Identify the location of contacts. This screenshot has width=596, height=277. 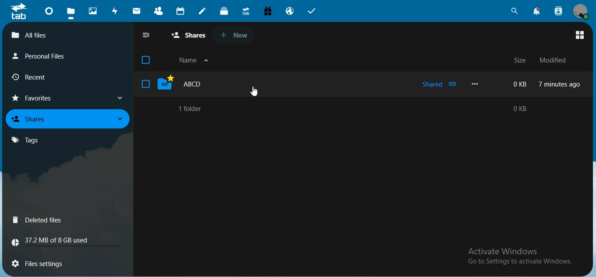
(159, 12).